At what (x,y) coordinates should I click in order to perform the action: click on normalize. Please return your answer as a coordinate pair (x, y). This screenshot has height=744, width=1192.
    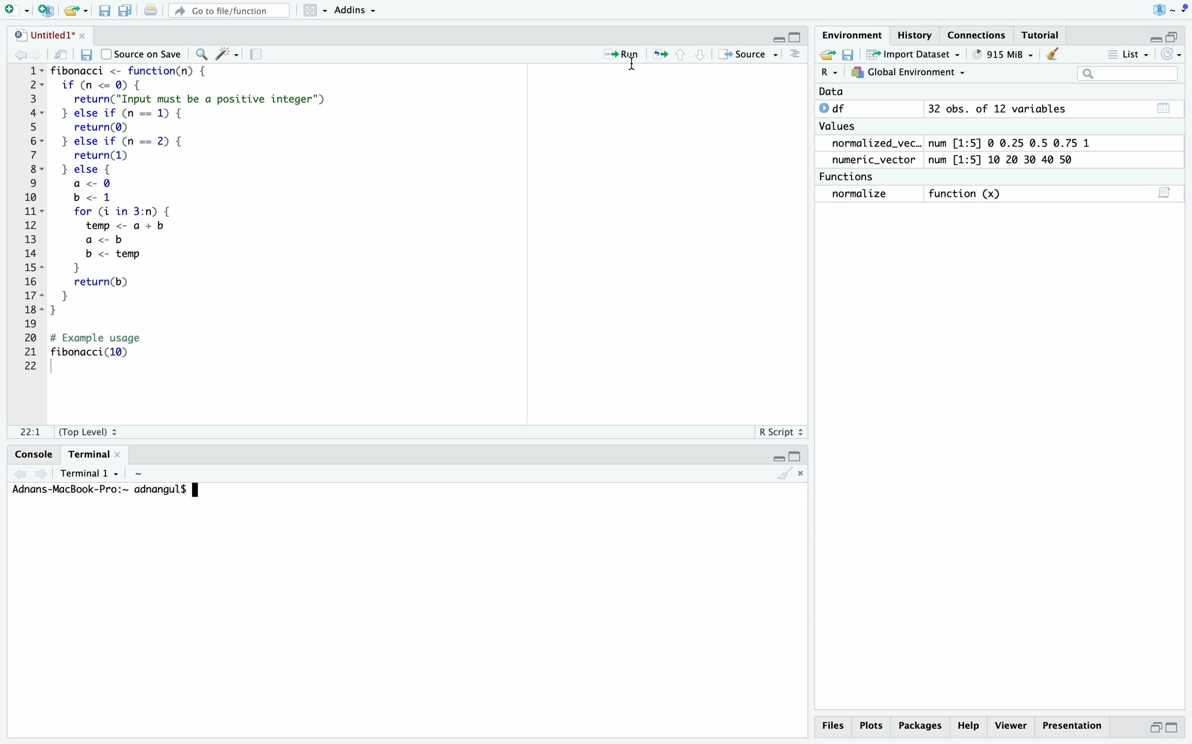
    Looking at the image, I should click on (859, 194).